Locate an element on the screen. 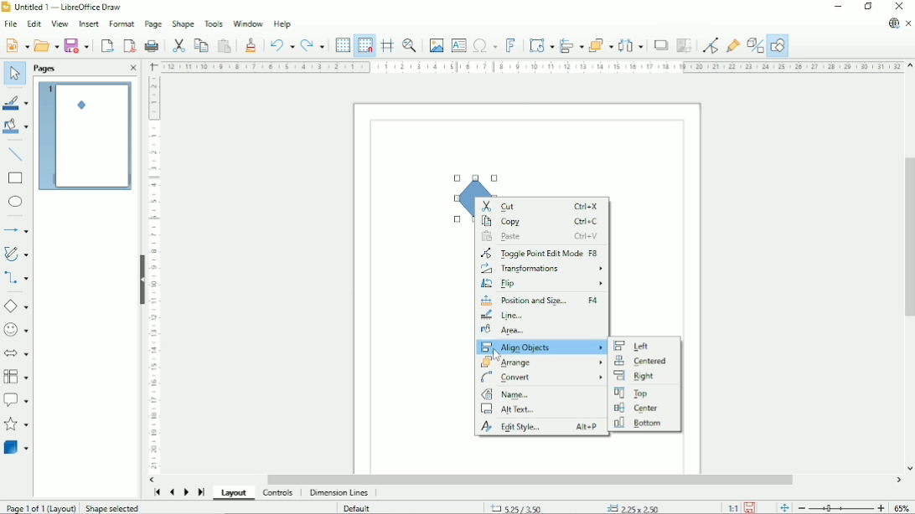 This screenshot has height=514, width=915. Helplines while moving is located at coordinates (387, 45).